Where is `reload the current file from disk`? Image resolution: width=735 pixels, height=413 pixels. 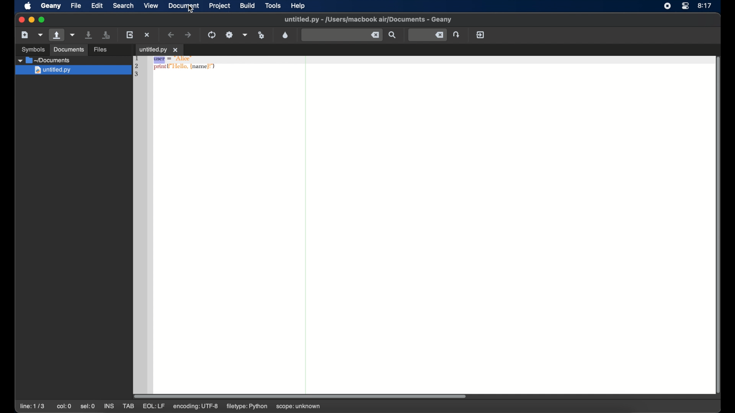
reload the current file from disk is located at coordinates (129, 34).